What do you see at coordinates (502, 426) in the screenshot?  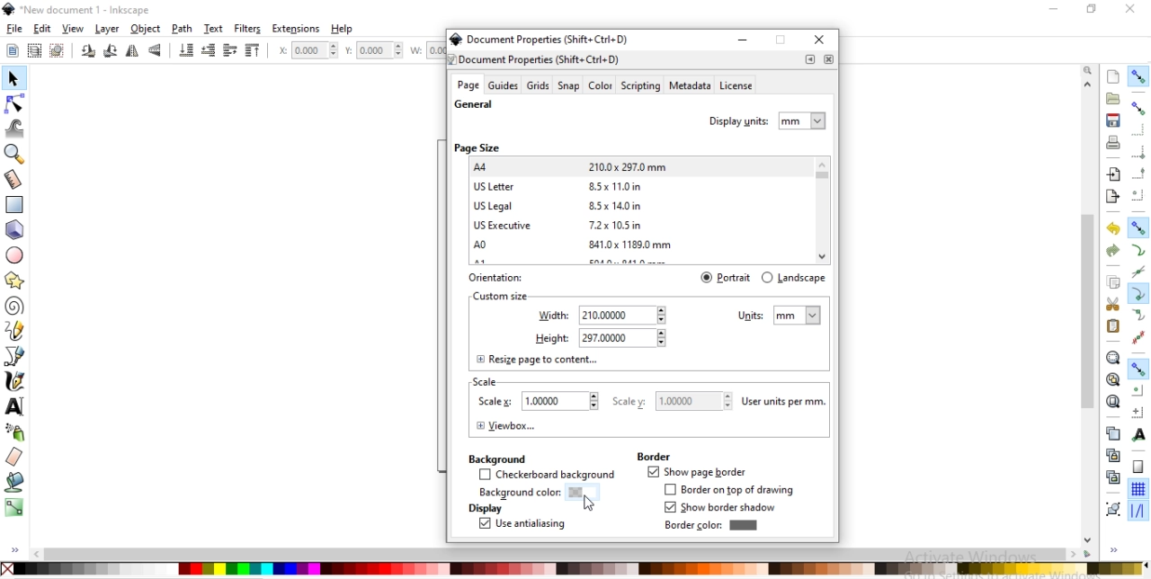 I see `viewbox` at bounding box center [502, 426].